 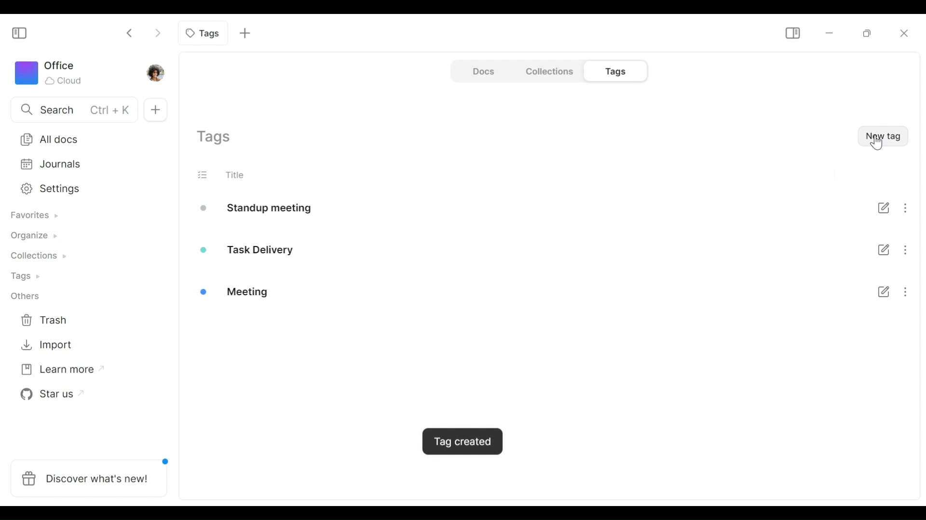 What do you see at coordinates (206, 174) in the screenshot?
I see `(un) select` at bounding box center [206, 174].